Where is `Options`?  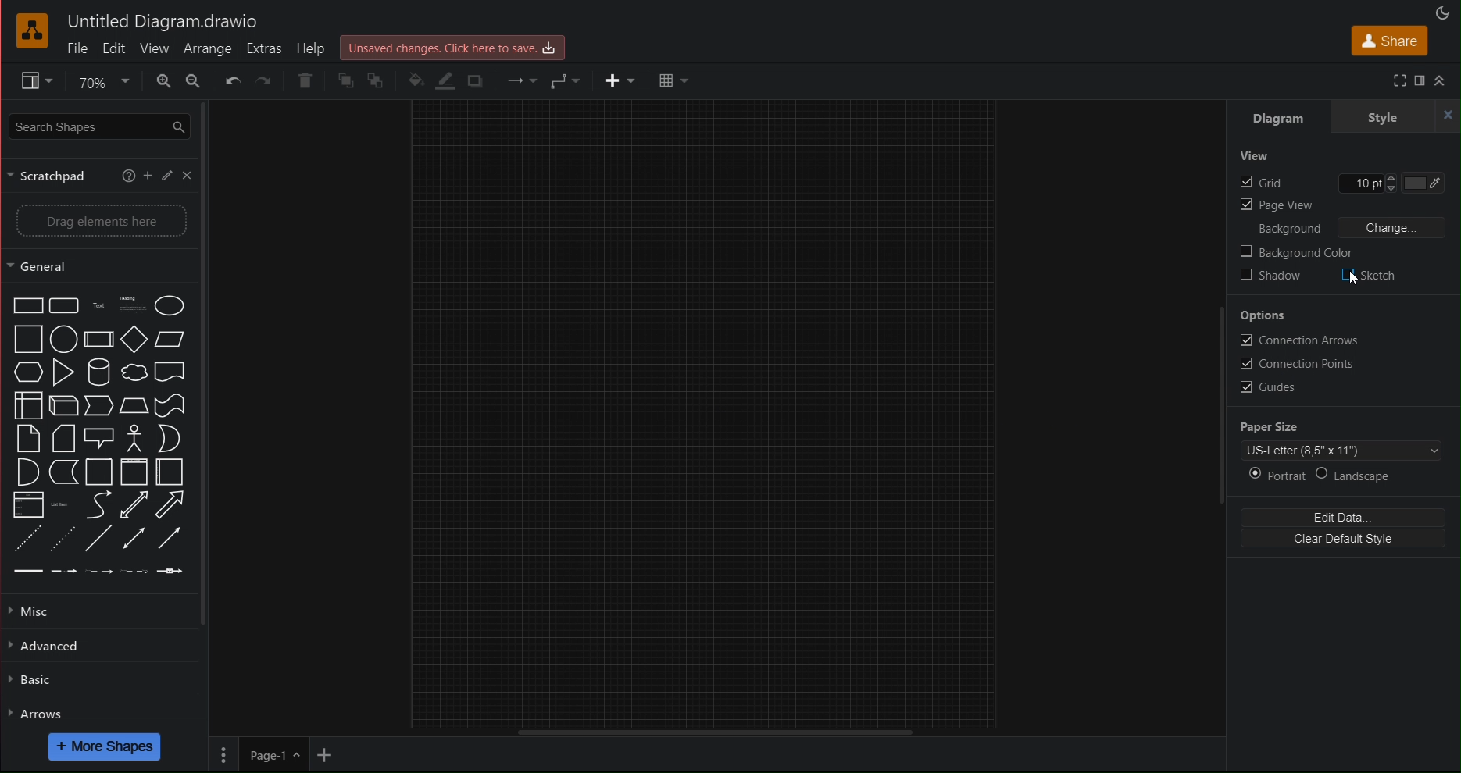
Options is located at coordinates (1270, 315).